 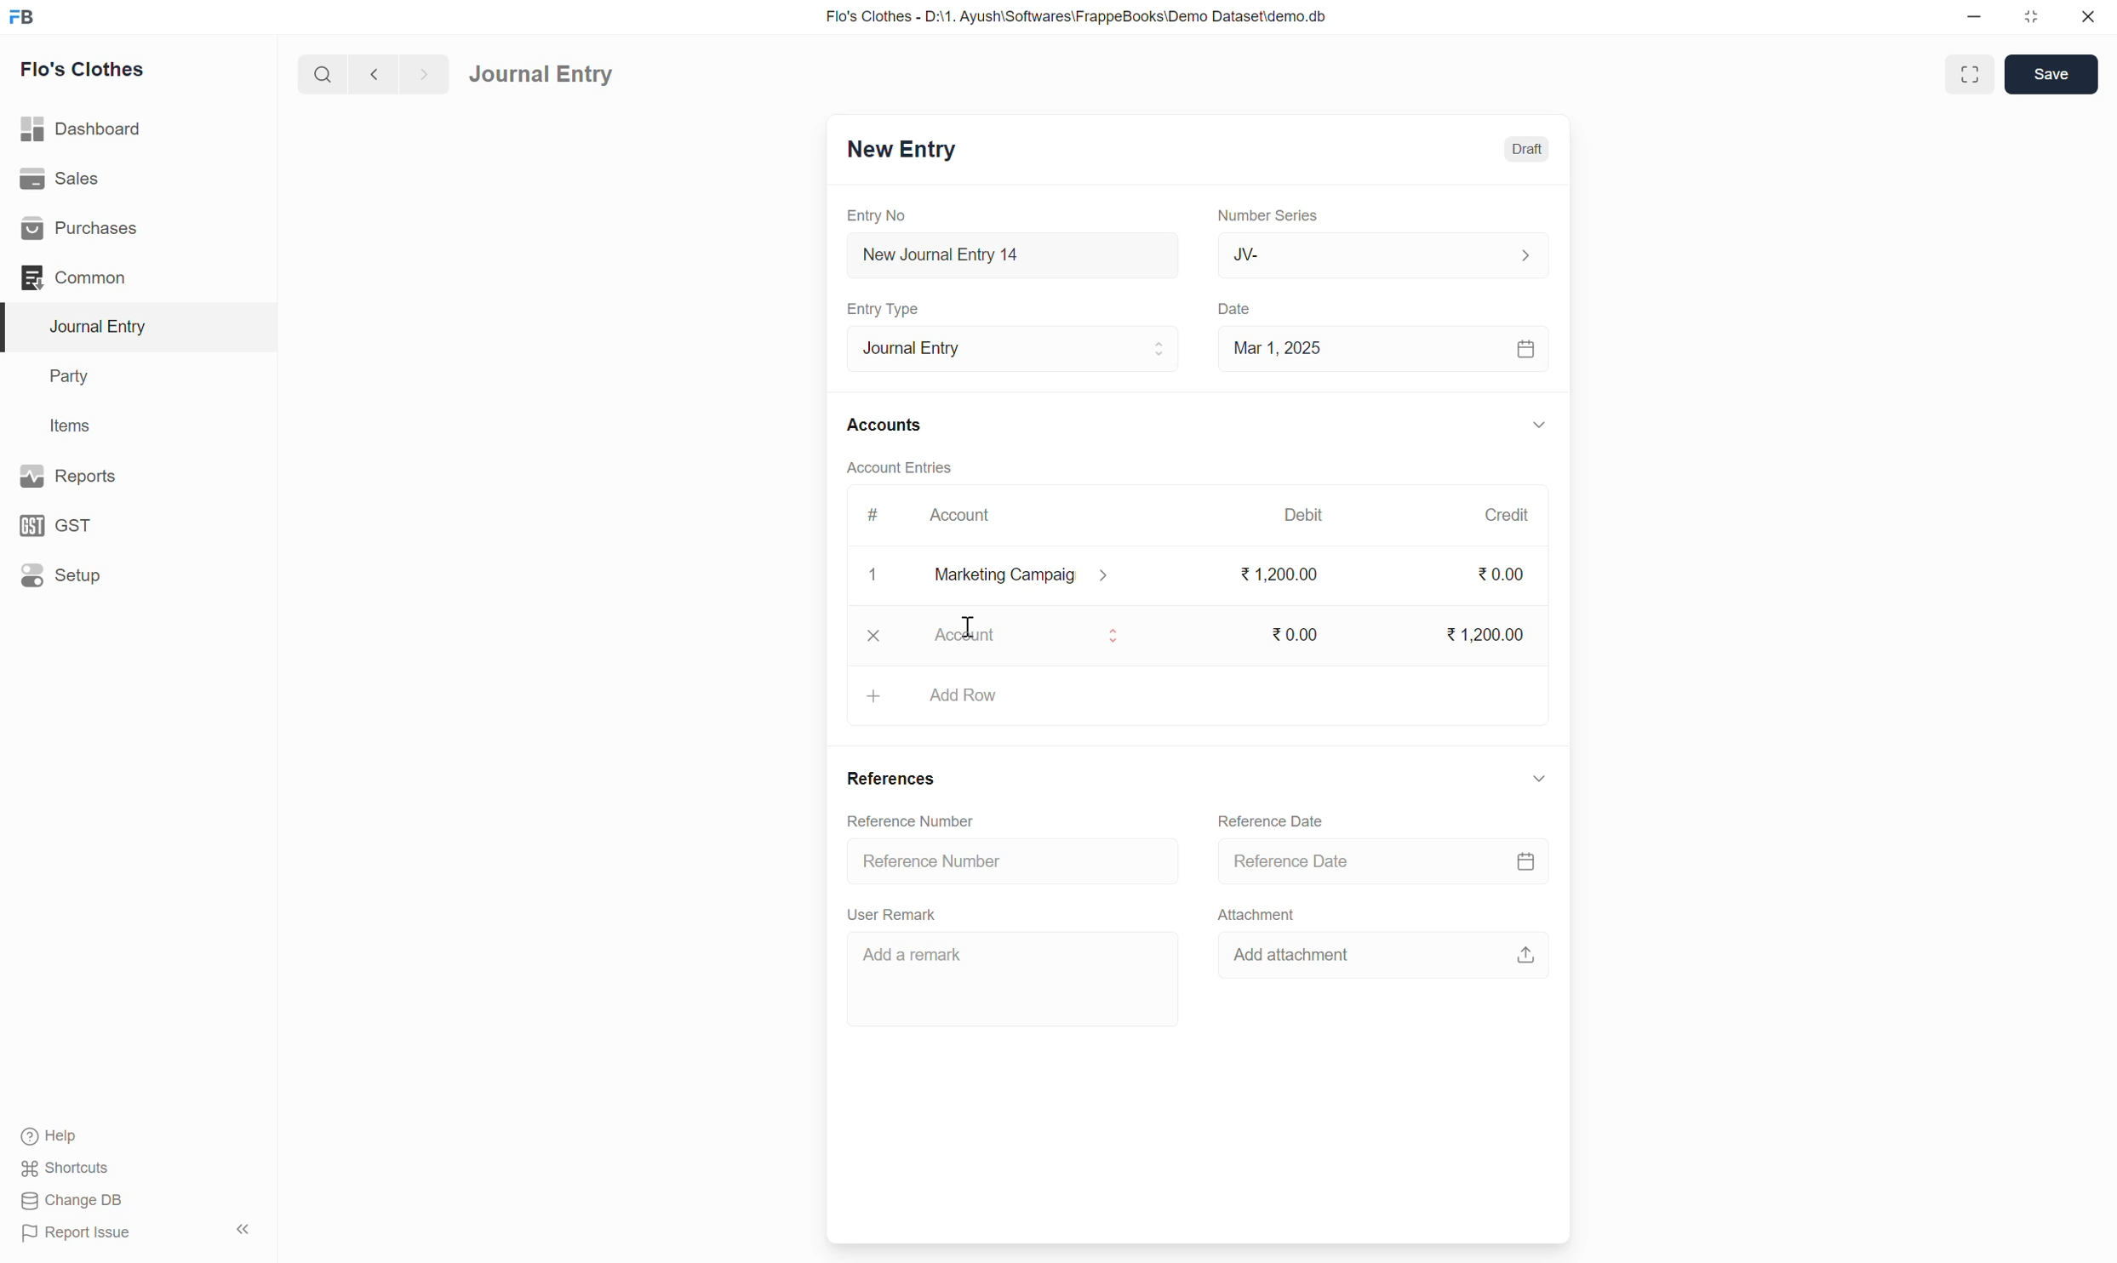 I want to click on back, so click(x=370, y=74).